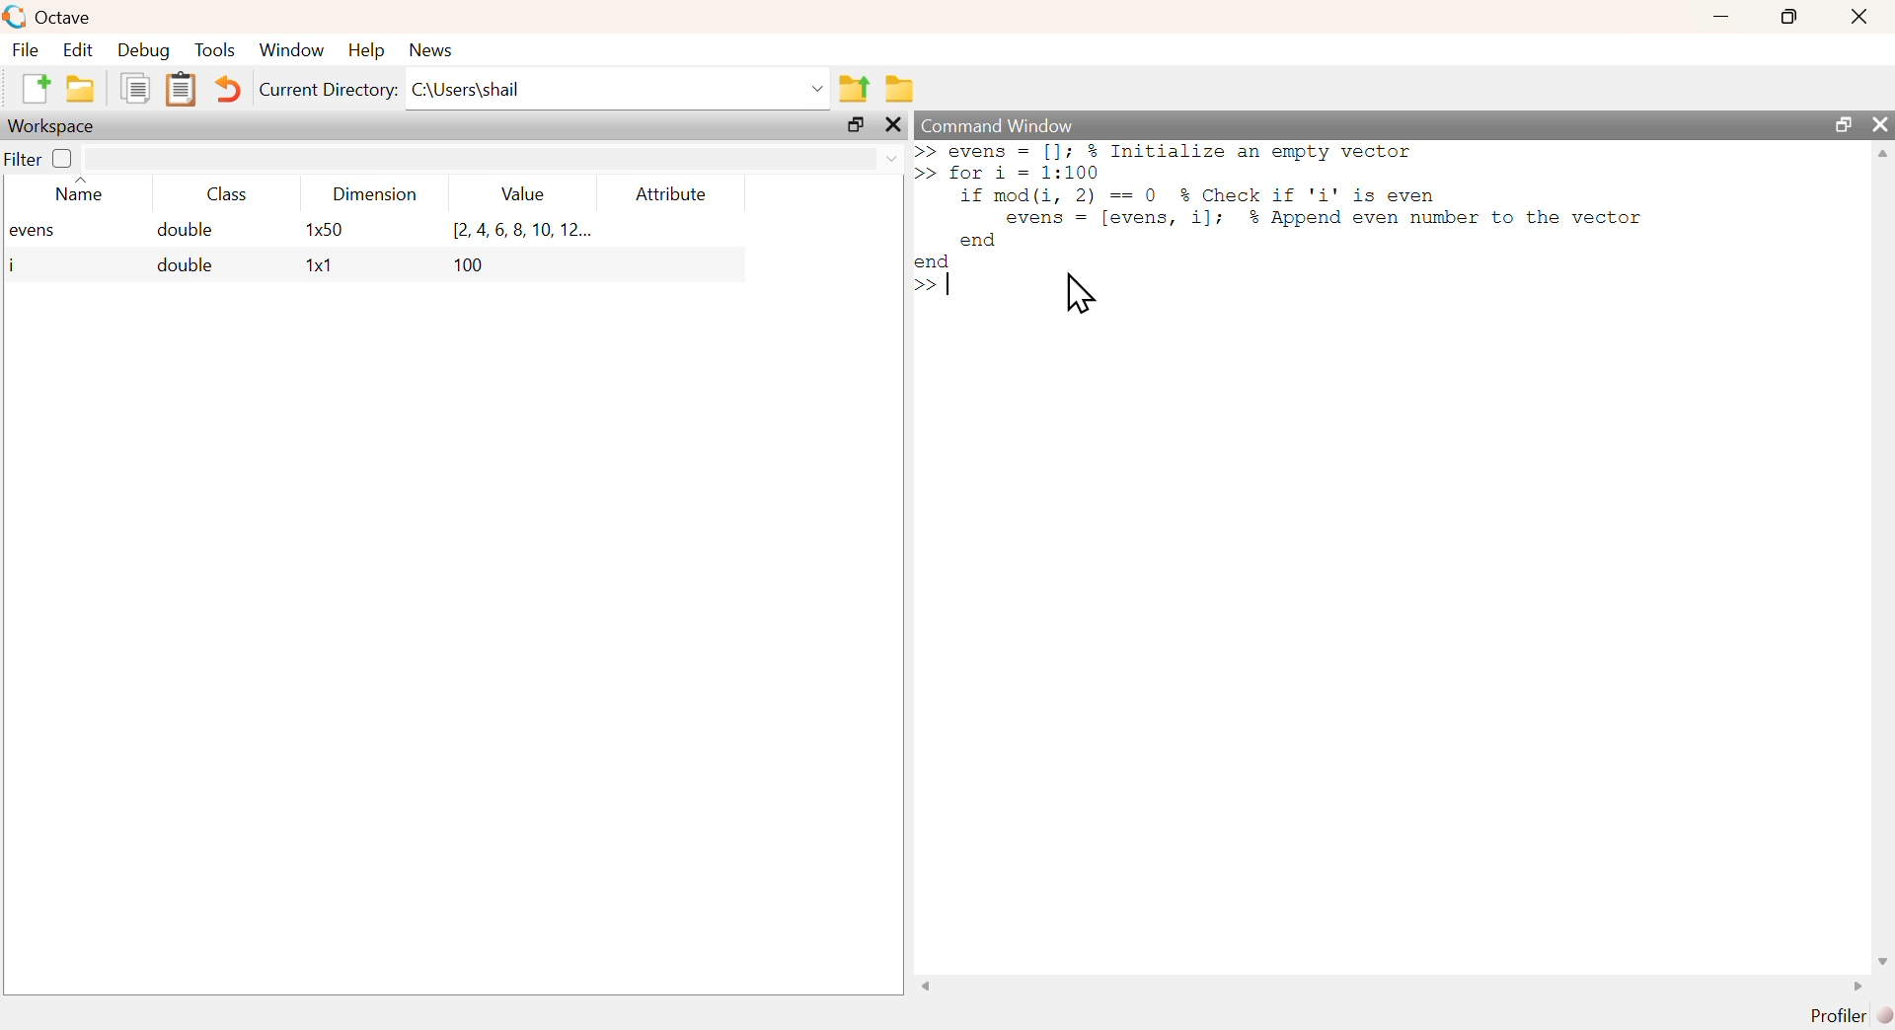 The width and height of the screenshot is (1895, 1030). I want to click on text cursor, so click(952, 285).